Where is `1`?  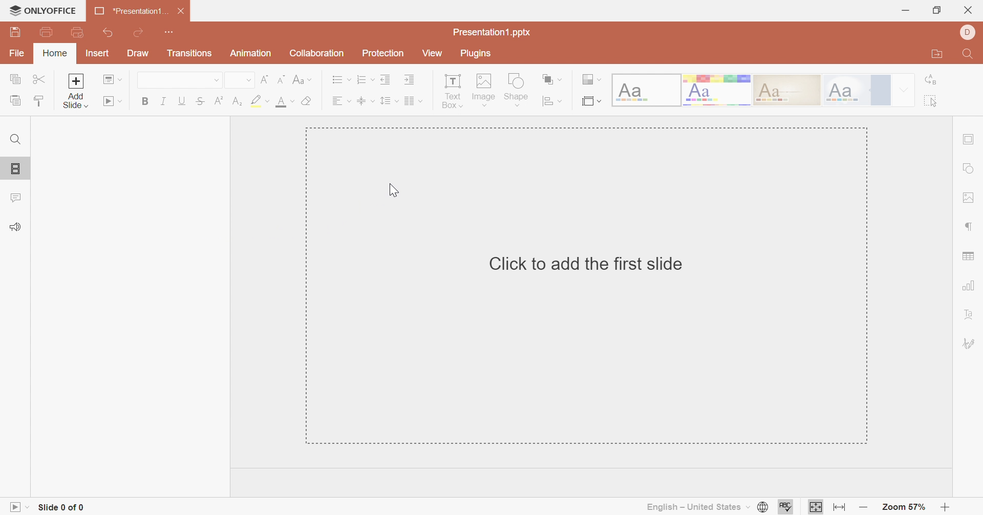 1 is located at coordinates (40, 134).